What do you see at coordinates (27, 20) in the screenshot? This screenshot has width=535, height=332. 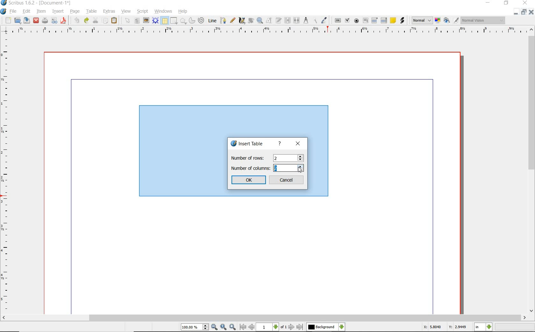 I see `save` at bounding box center [27, 20].